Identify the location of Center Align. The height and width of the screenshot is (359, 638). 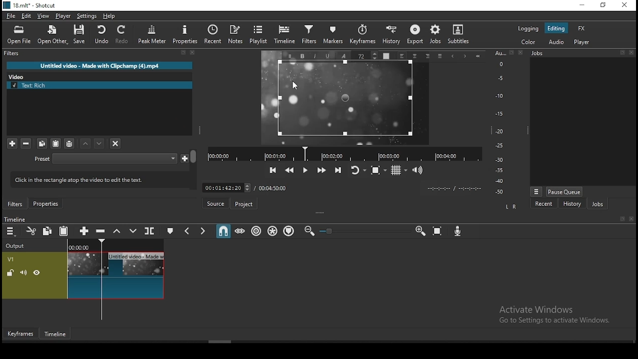
(416, 56).